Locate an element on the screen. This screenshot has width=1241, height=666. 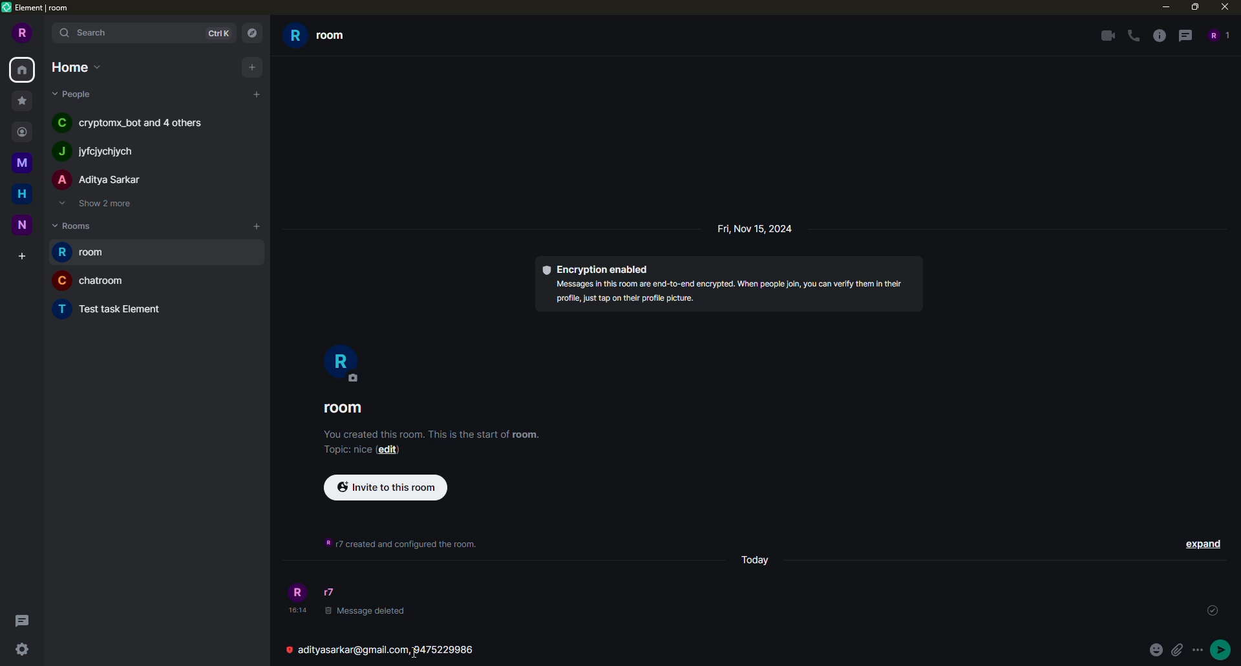
info is located at coordinates (731, 292).